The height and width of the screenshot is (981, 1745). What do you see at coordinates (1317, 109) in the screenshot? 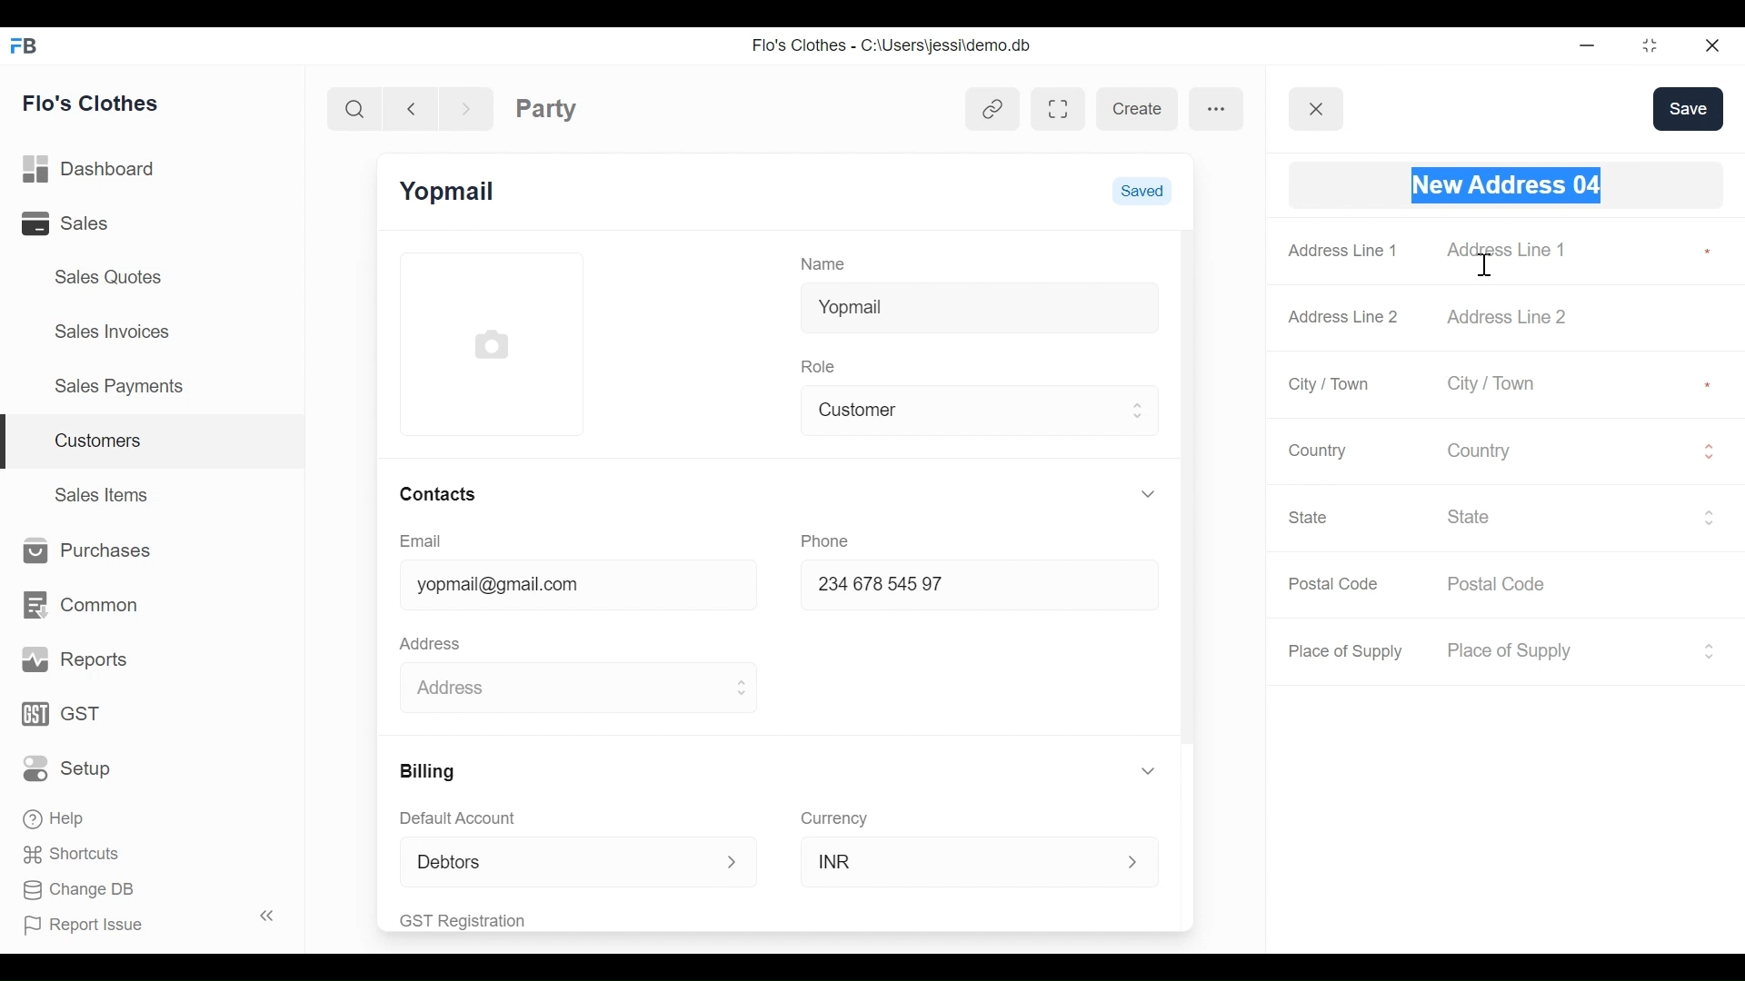
I see `` at bounding box center [1317, 109].